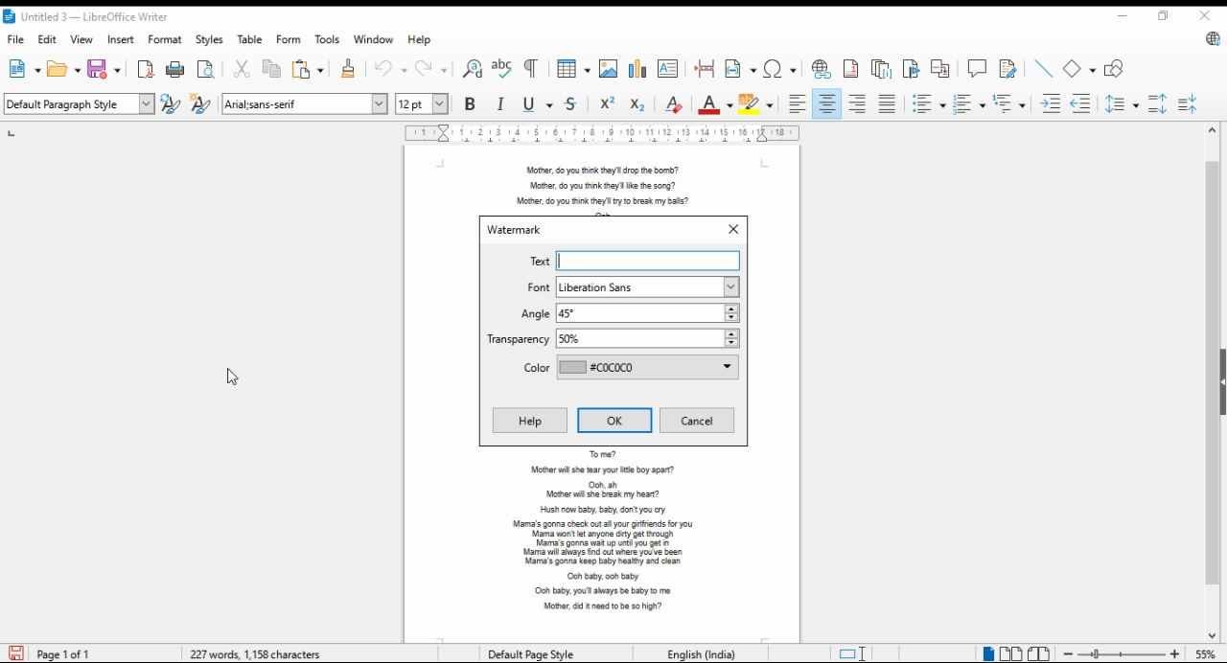 The image size is (1227, 663). Describe the element at coordinates (520, 231) in the screenshot. I see `watermark window` at that location.